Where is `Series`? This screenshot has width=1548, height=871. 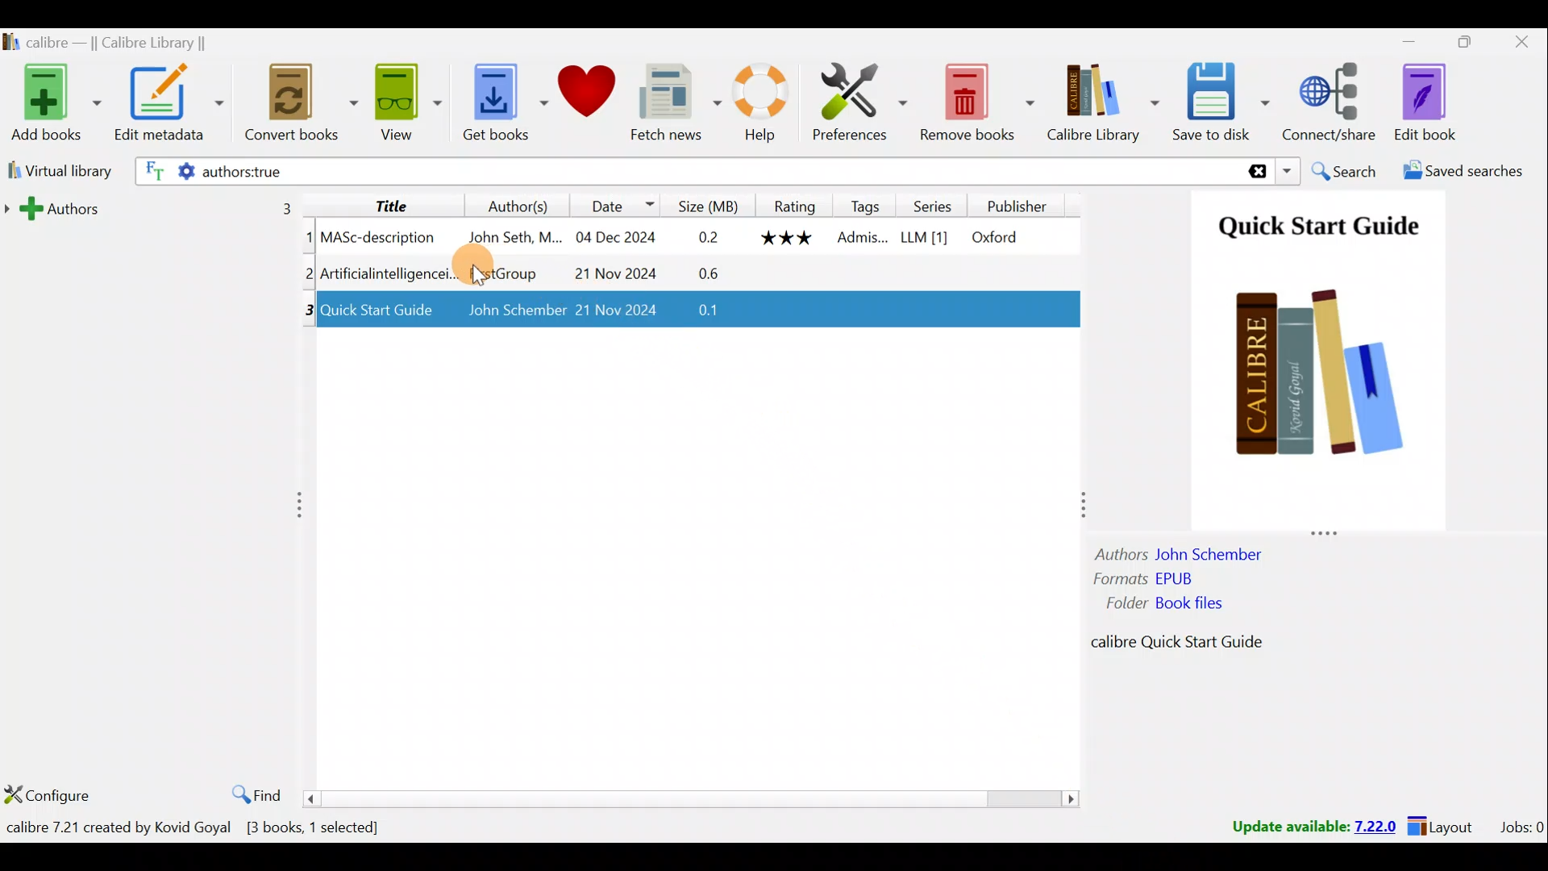
Series is located at coordinates (940, 205).